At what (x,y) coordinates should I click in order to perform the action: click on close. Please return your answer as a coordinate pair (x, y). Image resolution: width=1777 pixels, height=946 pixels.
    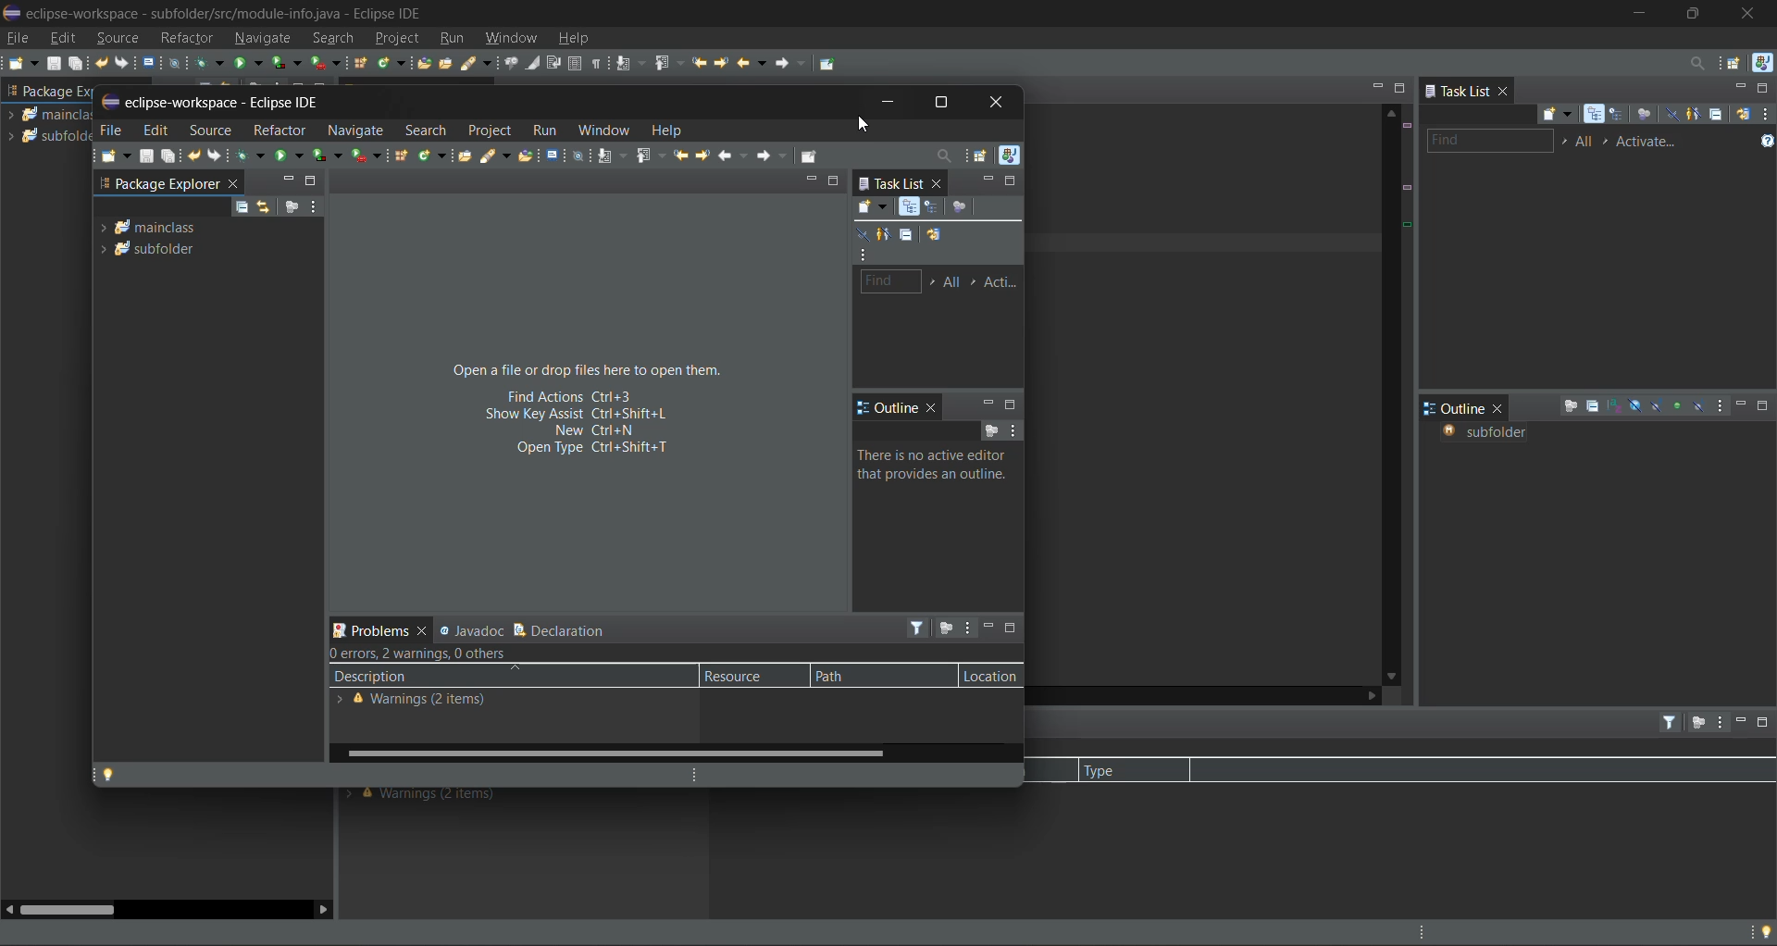
    Looking at the image, I should click on (235, 186).